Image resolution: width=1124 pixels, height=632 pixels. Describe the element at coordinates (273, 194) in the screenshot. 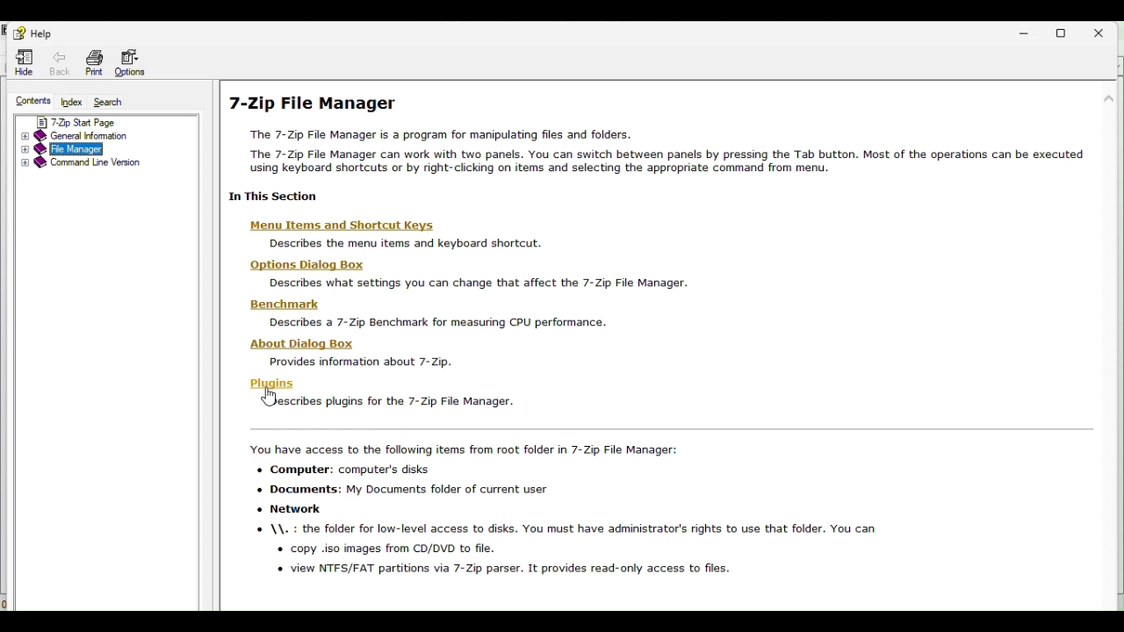

I see `| 1n This Section` at that location.